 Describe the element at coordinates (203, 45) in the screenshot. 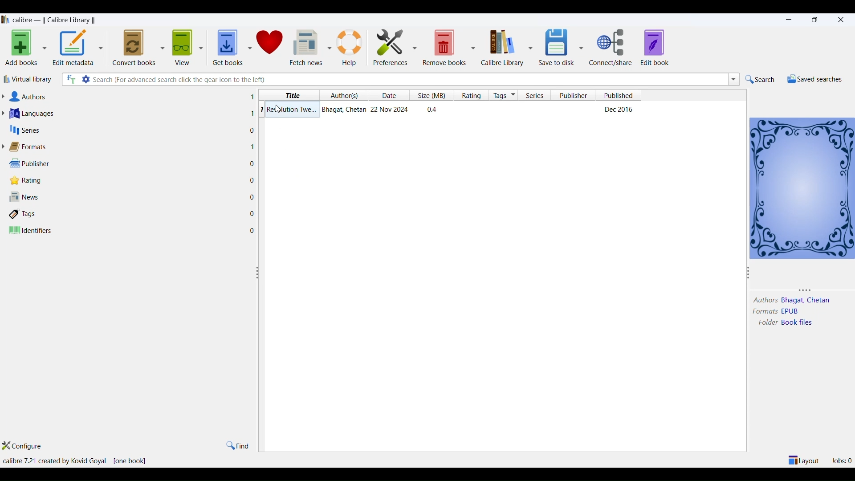

I see `view options dropdown button` at that location.